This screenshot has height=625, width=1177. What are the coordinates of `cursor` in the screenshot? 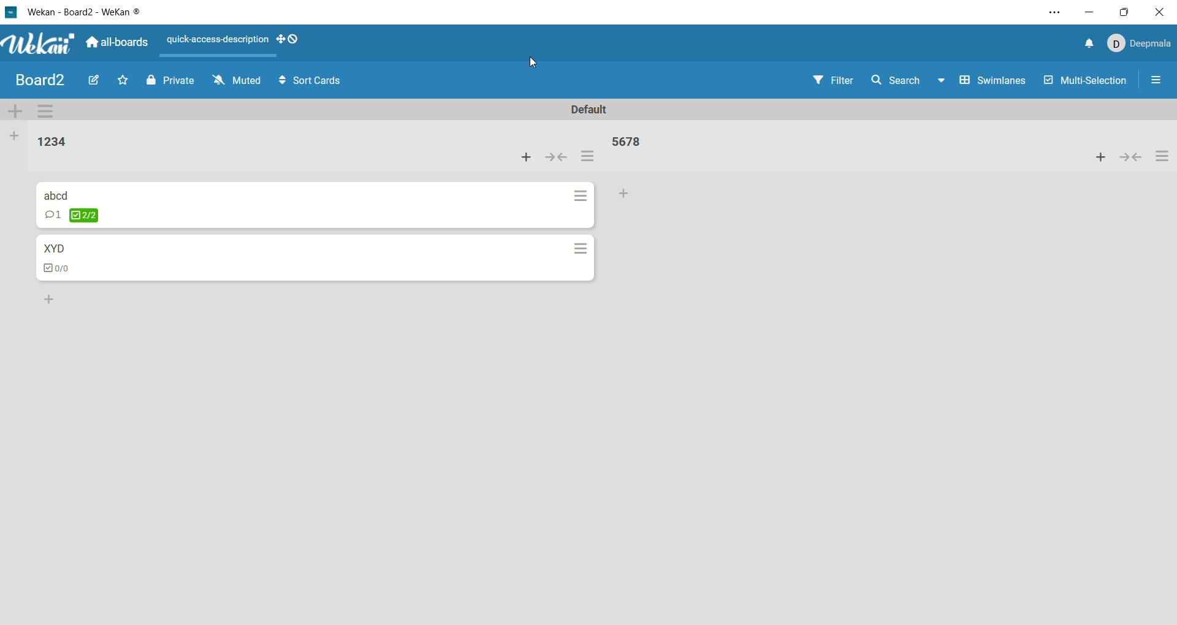 It's located at (536, 63).